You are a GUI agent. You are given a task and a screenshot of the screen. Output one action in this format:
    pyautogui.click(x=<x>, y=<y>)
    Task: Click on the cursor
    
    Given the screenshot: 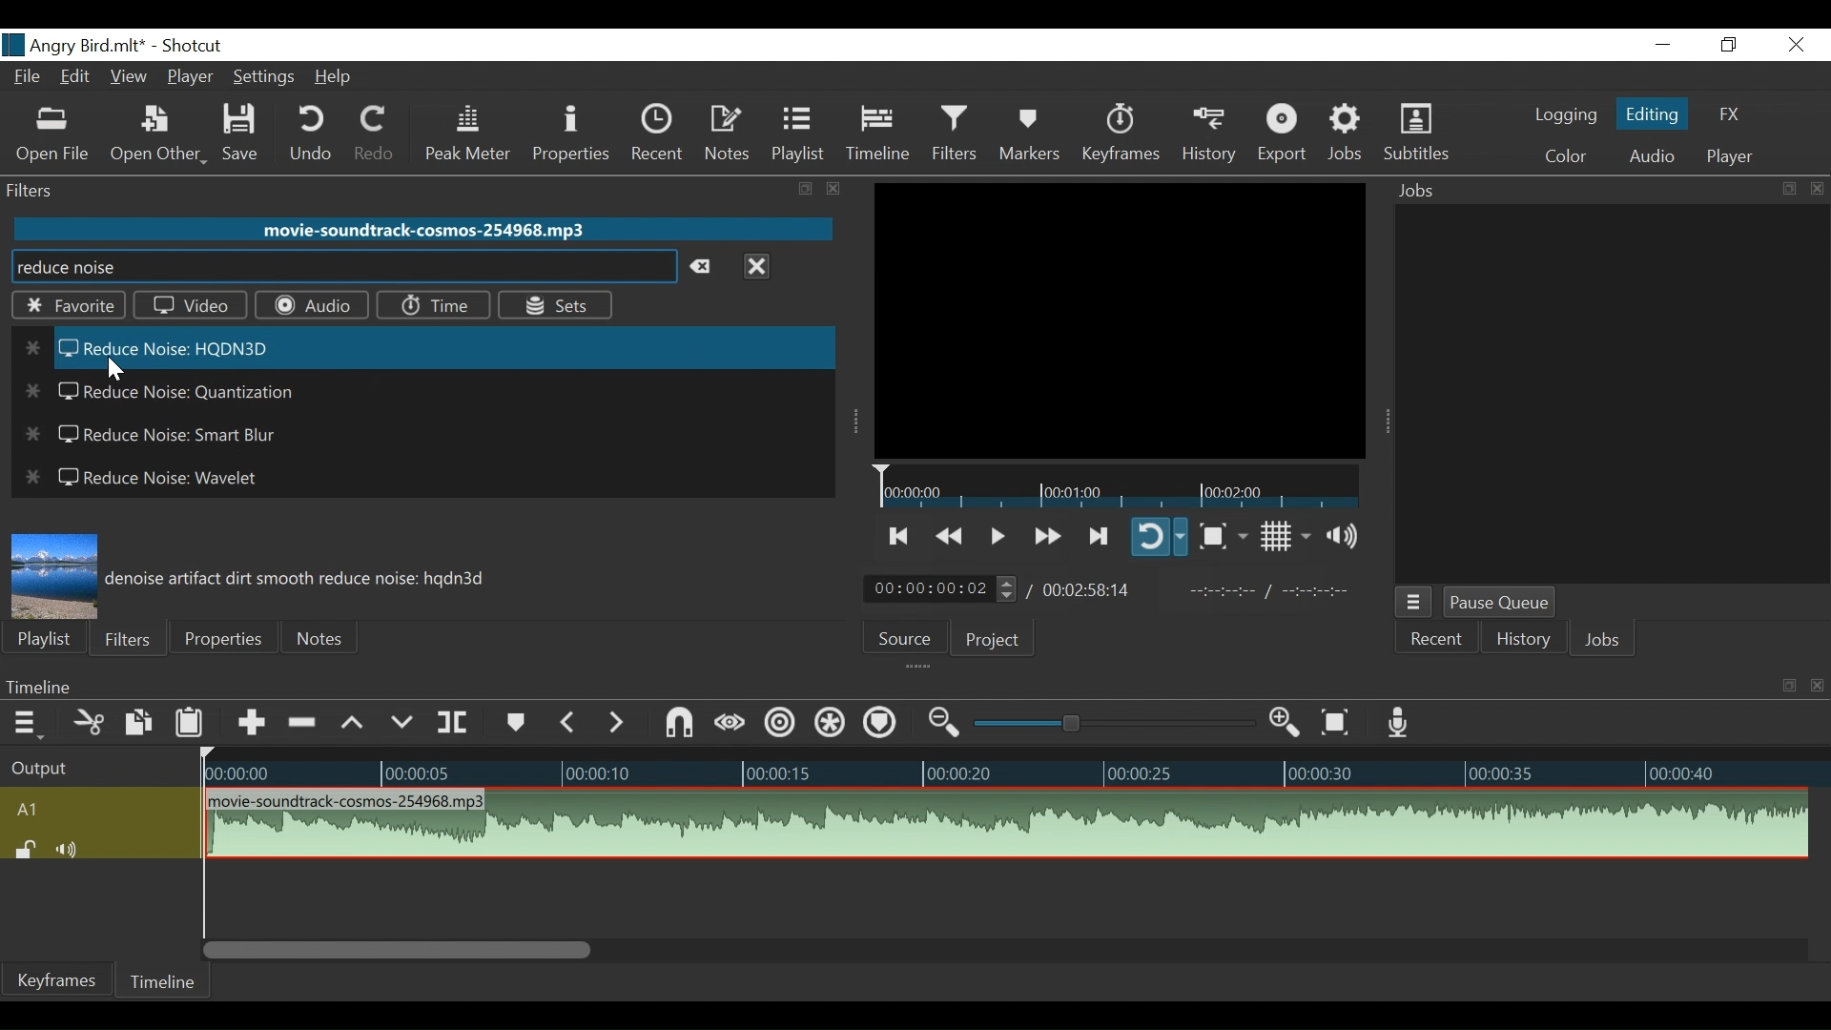 What is the action you would take?
    pyautogui.click(x=117, y=370)
    